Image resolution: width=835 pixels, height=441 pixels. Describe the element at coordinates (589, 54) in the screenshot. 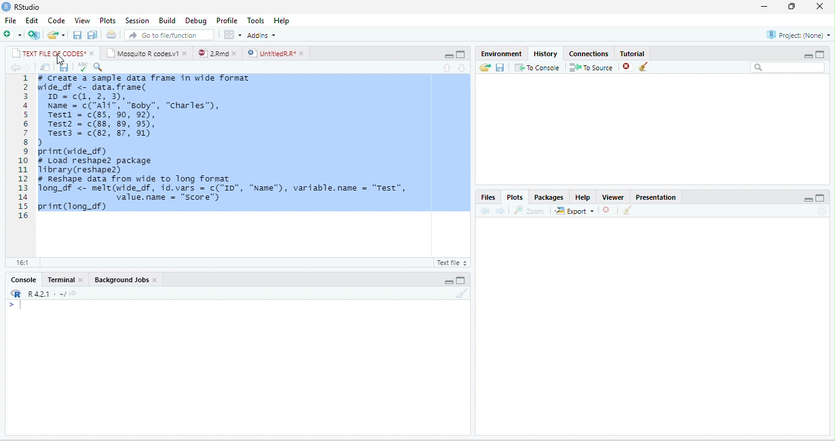

I see `Connections` at that location.